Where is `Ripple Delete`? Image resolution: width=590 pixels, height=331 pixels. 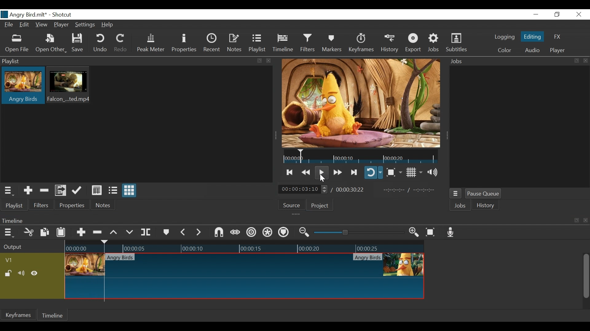 Ripple Delete is located at coordinates (98, 231).